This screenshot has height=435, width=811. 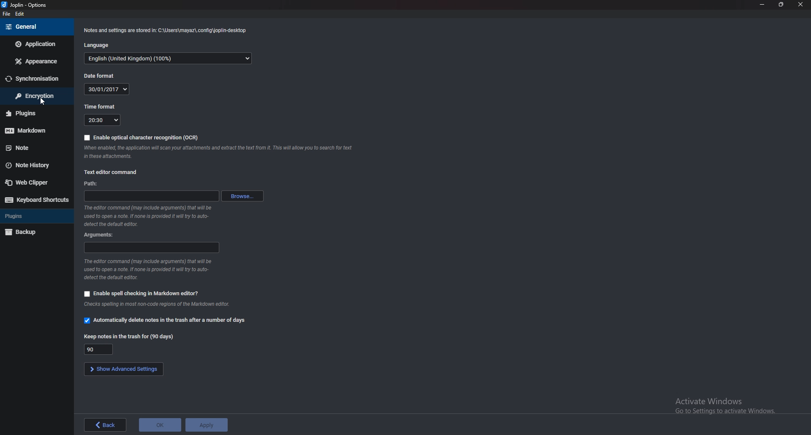 What do you see at coordinates (159, 425) in the screenshot?
I see `ok` at bounding box center [159, 425].